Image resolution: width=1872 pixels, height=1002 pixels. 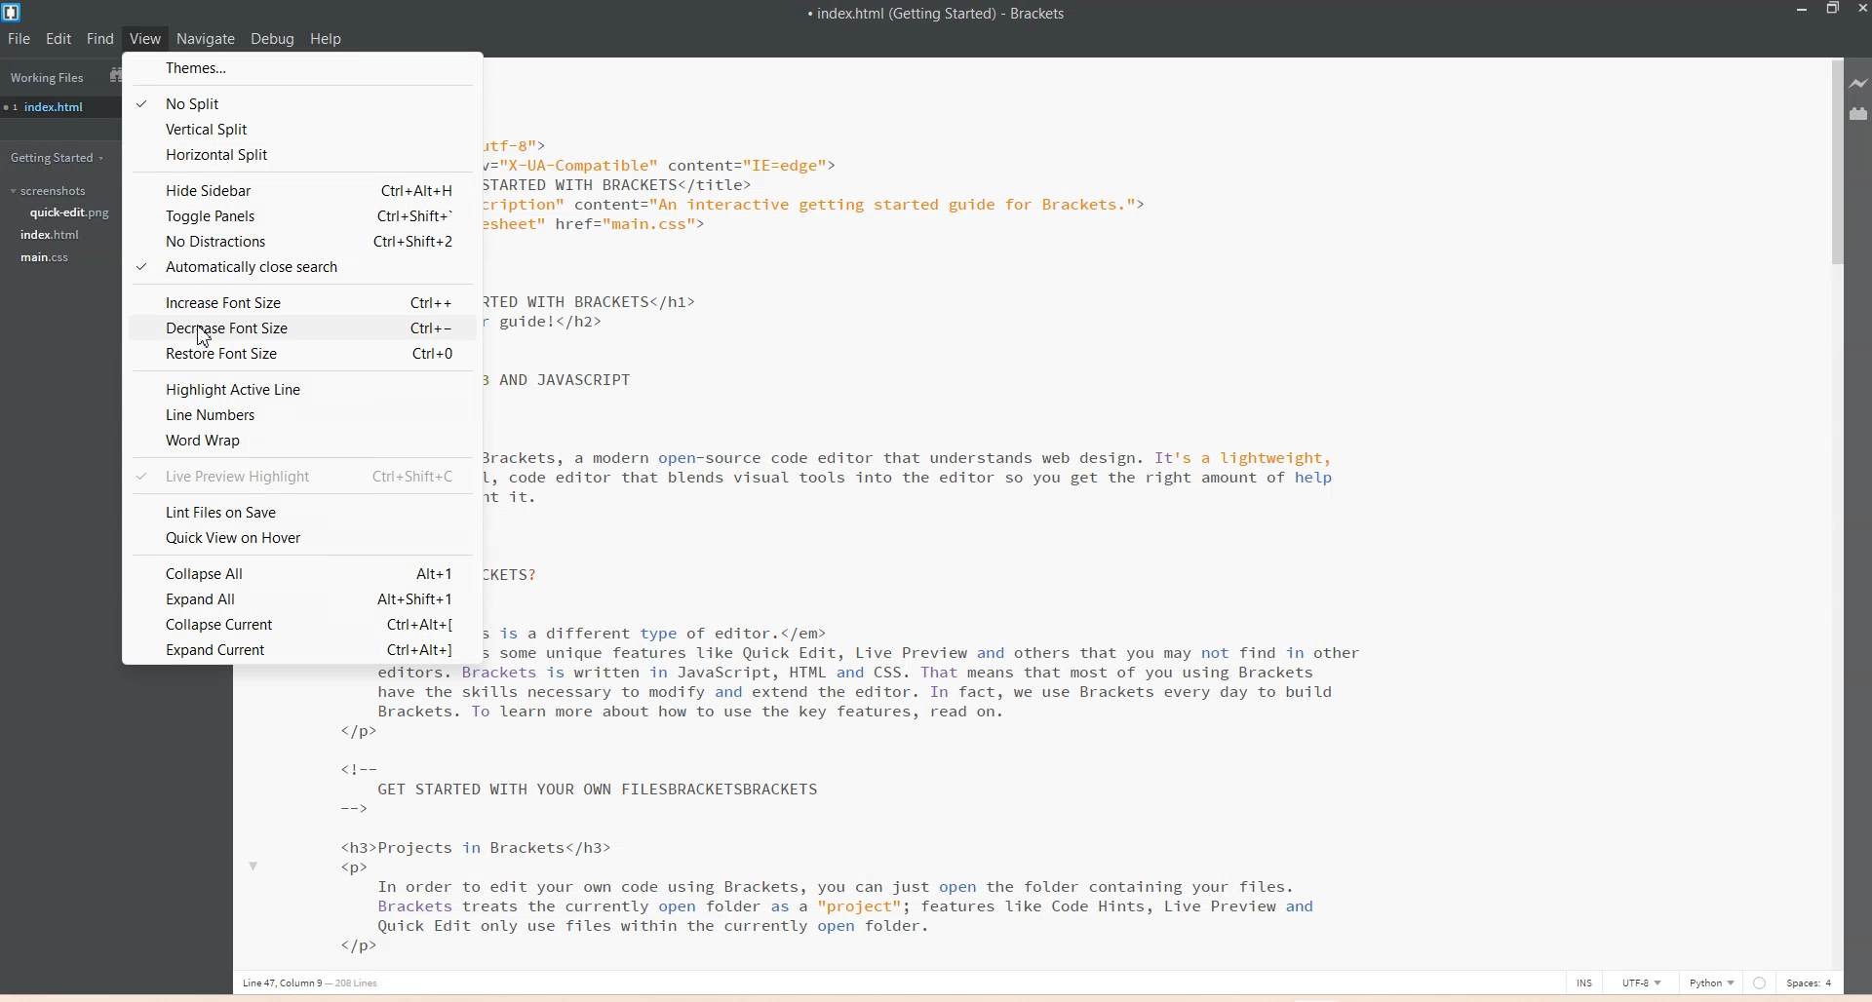 I want to click on Index.html, so click(x=53, y=235).